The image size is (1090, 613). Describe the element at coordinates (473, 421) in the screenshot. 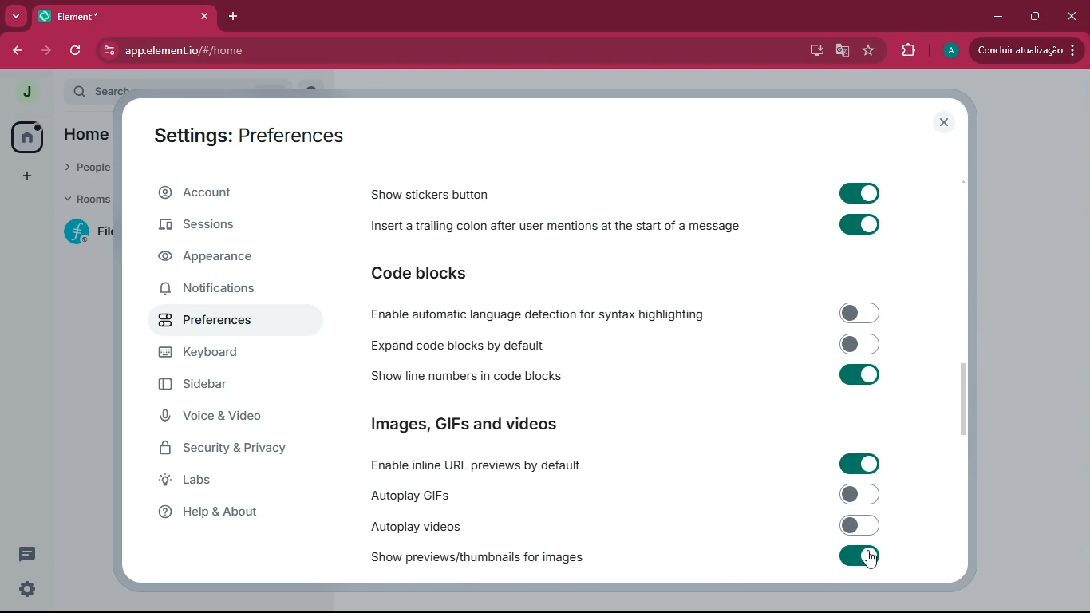

I see `Images, GIFs and Videos` at that location.